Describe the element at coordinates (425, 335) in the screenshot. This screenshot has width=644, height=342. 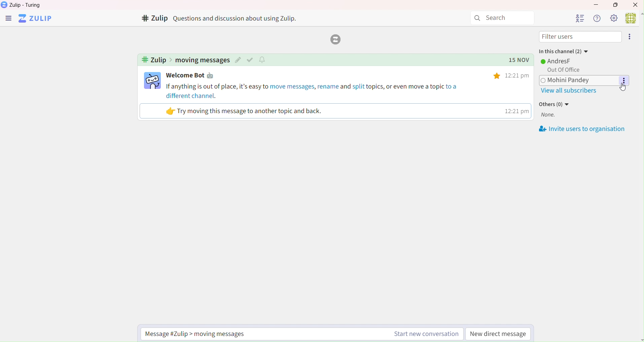
I see `Start new conversation` at that location.